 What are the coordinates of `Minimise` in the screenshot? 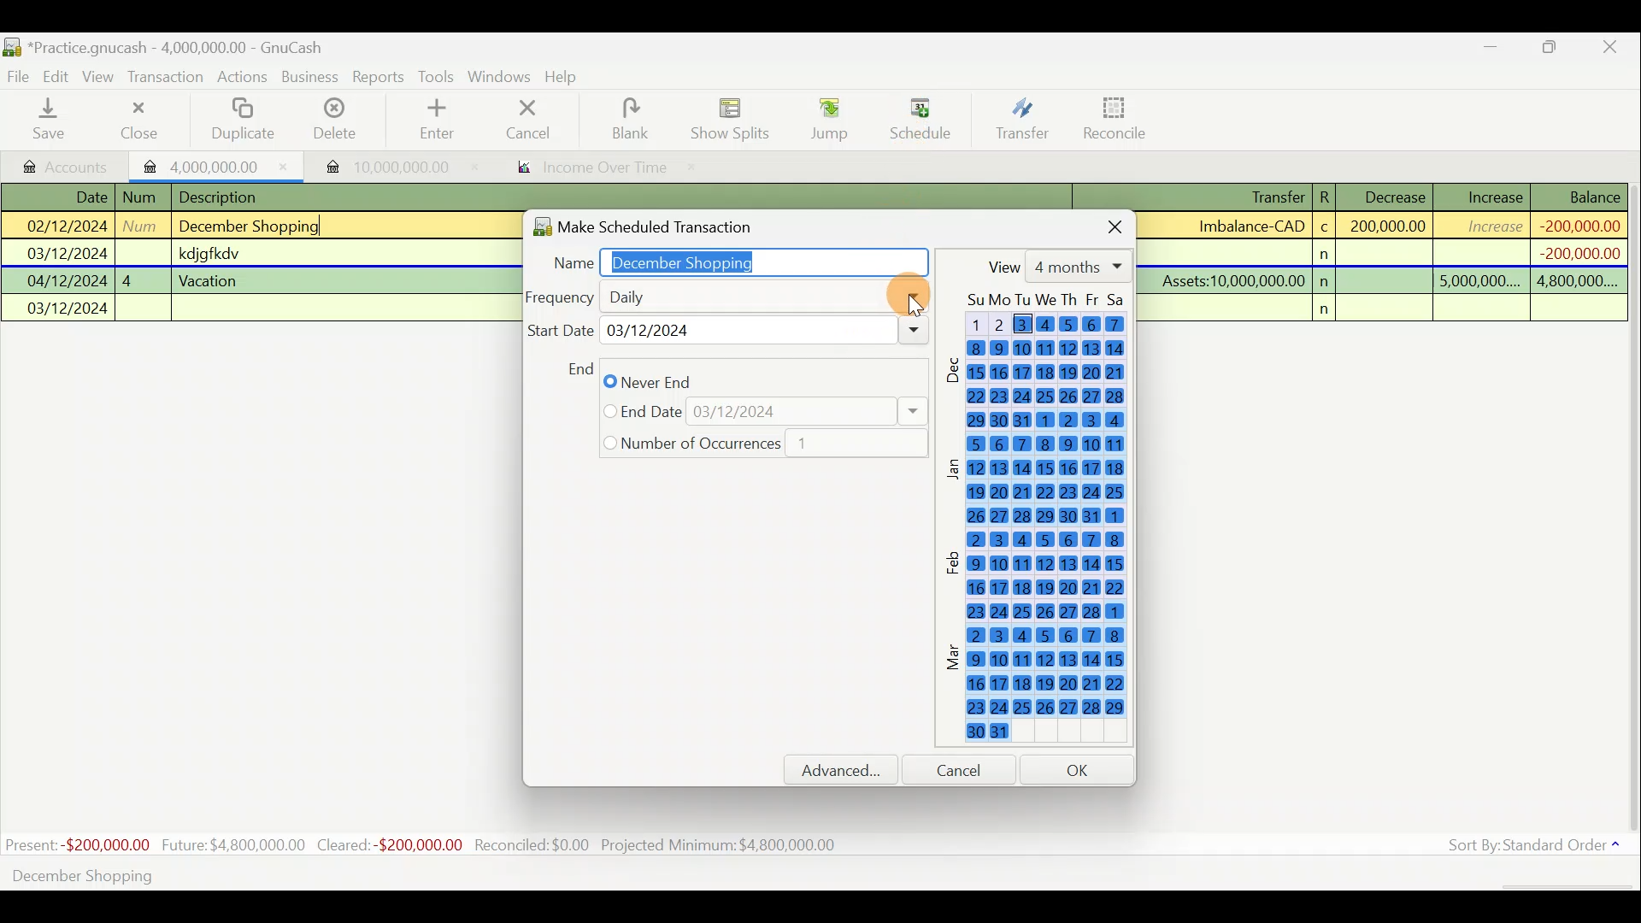 It's located at (1491, 50).